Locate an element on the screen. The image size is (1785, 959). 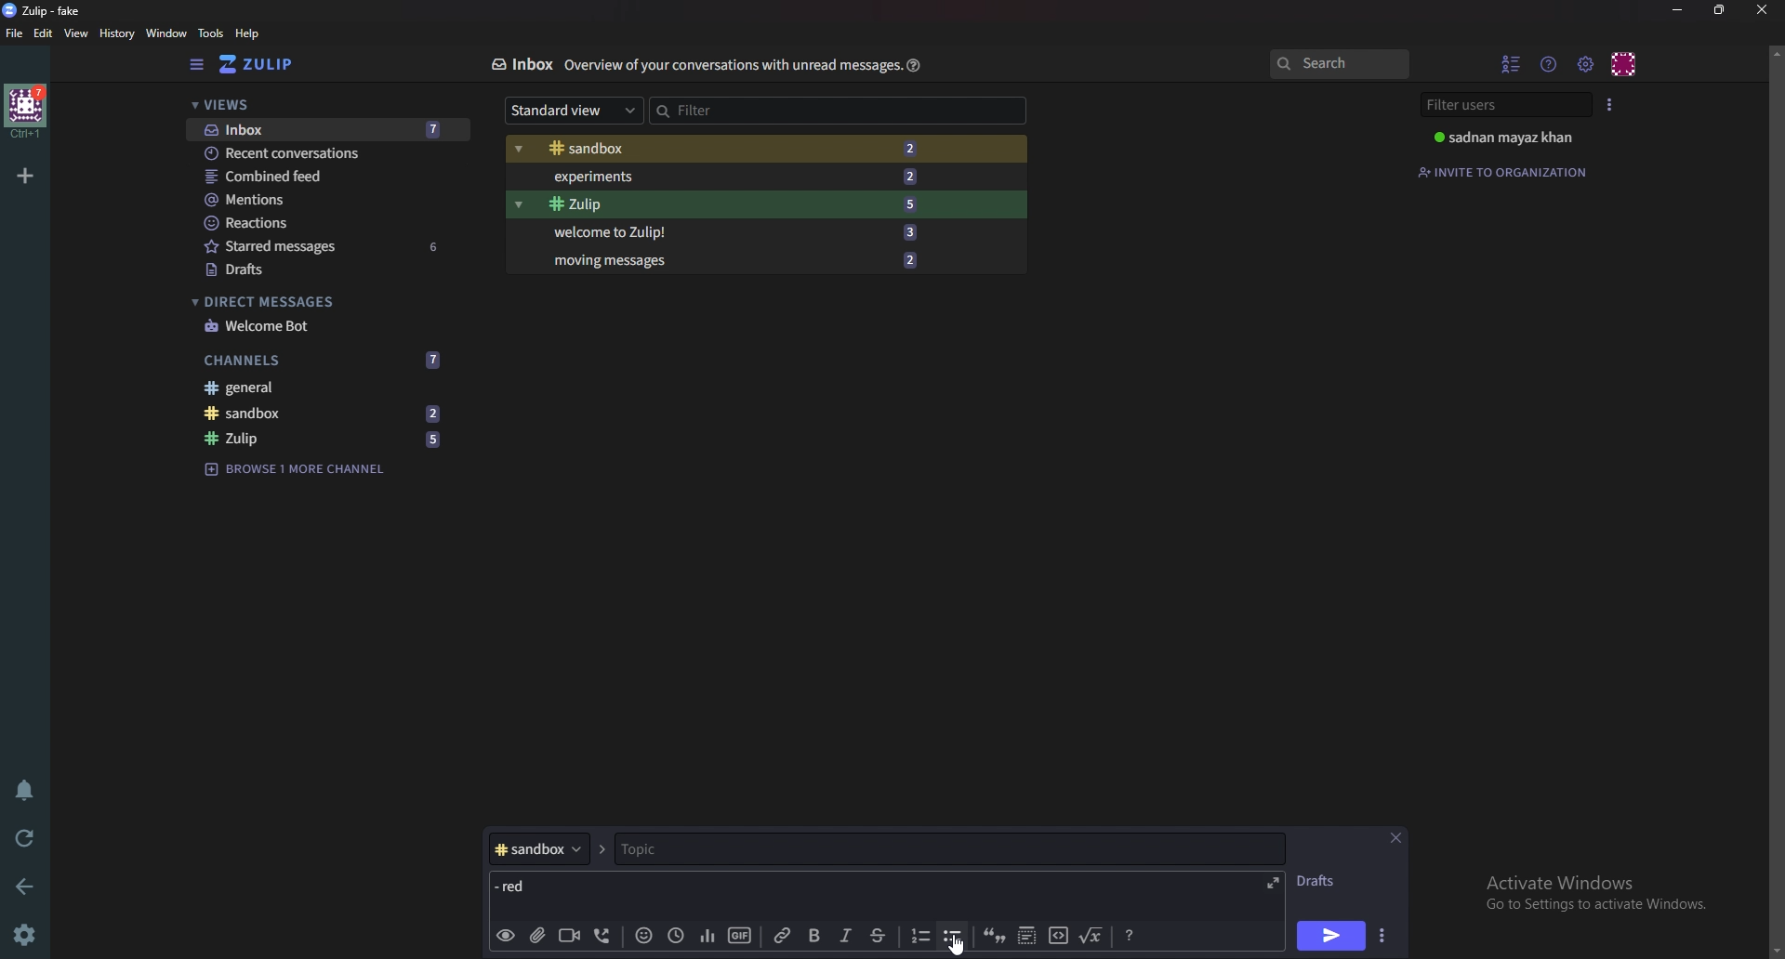
Strike through is located at coordinates (878, 936).